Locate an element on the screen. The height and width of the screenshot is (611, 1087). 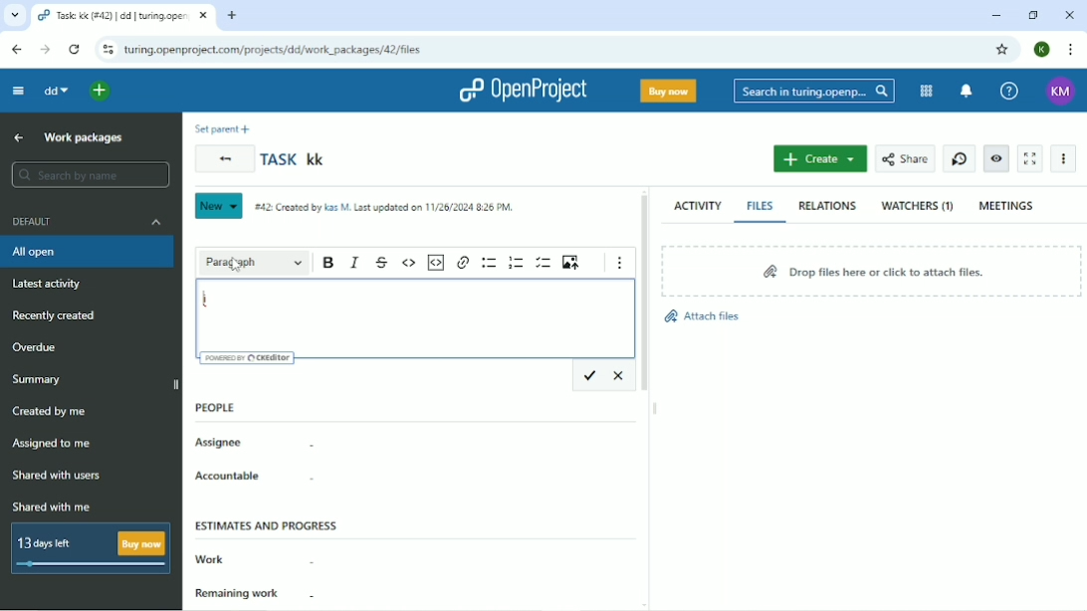
New tab is located at coordinates (233, 15).